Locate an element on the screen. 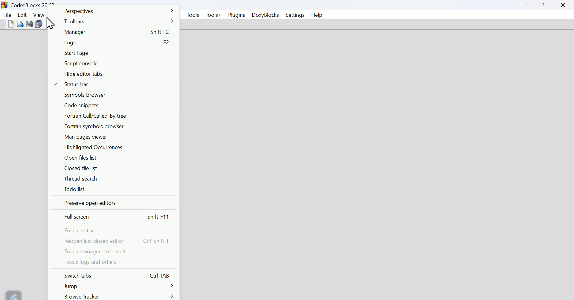  Save multiple file is located at coordinates (39, 24).